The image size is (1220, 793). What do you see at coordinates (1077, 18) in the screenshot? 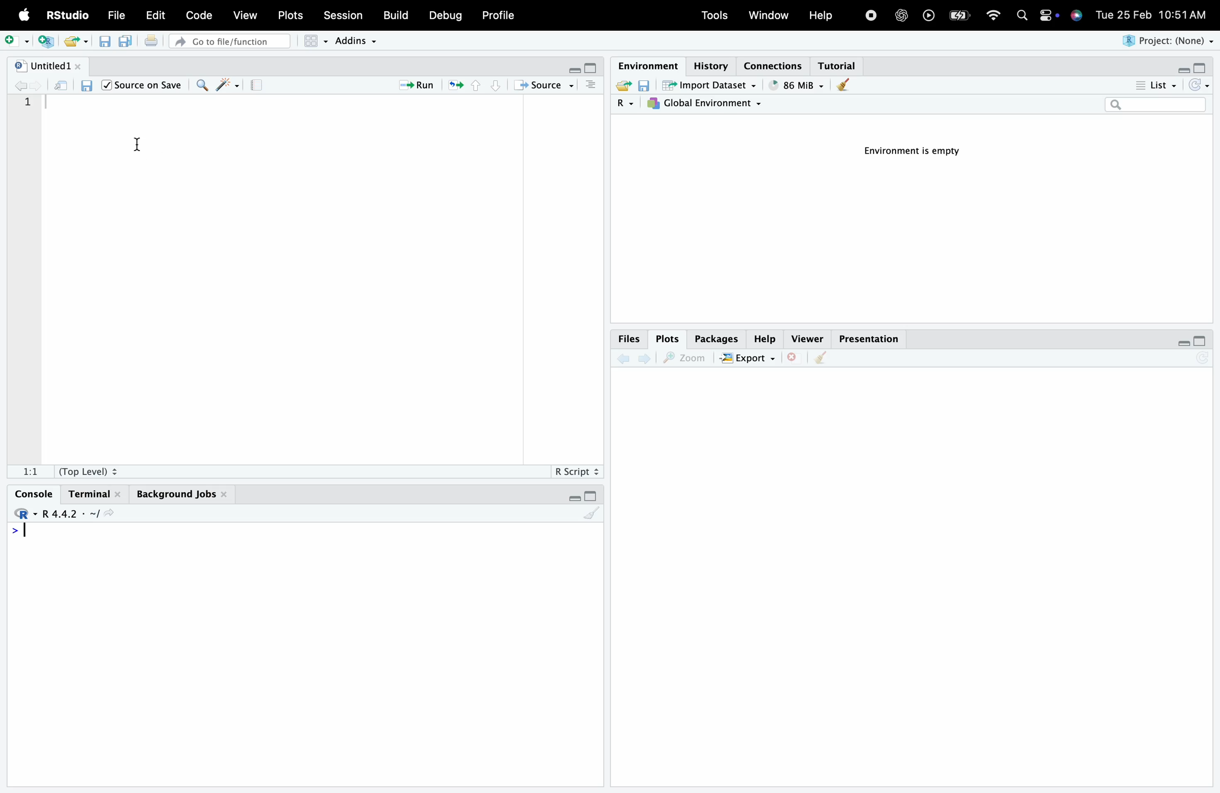
I see `siri` at bounding box center [1077, 18].